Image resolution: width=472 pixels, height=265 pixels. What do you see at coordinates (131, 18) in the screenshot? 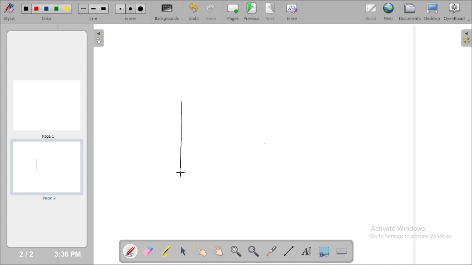
I see `eraser` at bounding box center [131, 18].